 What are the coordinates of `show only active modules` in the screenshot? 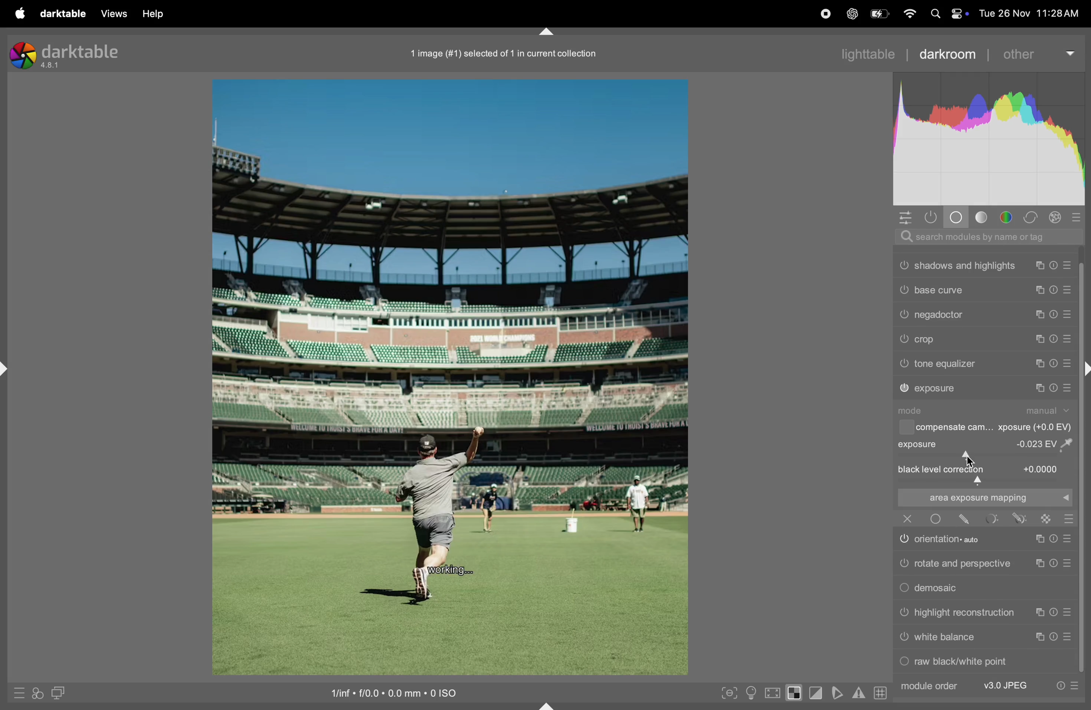 It's located at (934, 217).